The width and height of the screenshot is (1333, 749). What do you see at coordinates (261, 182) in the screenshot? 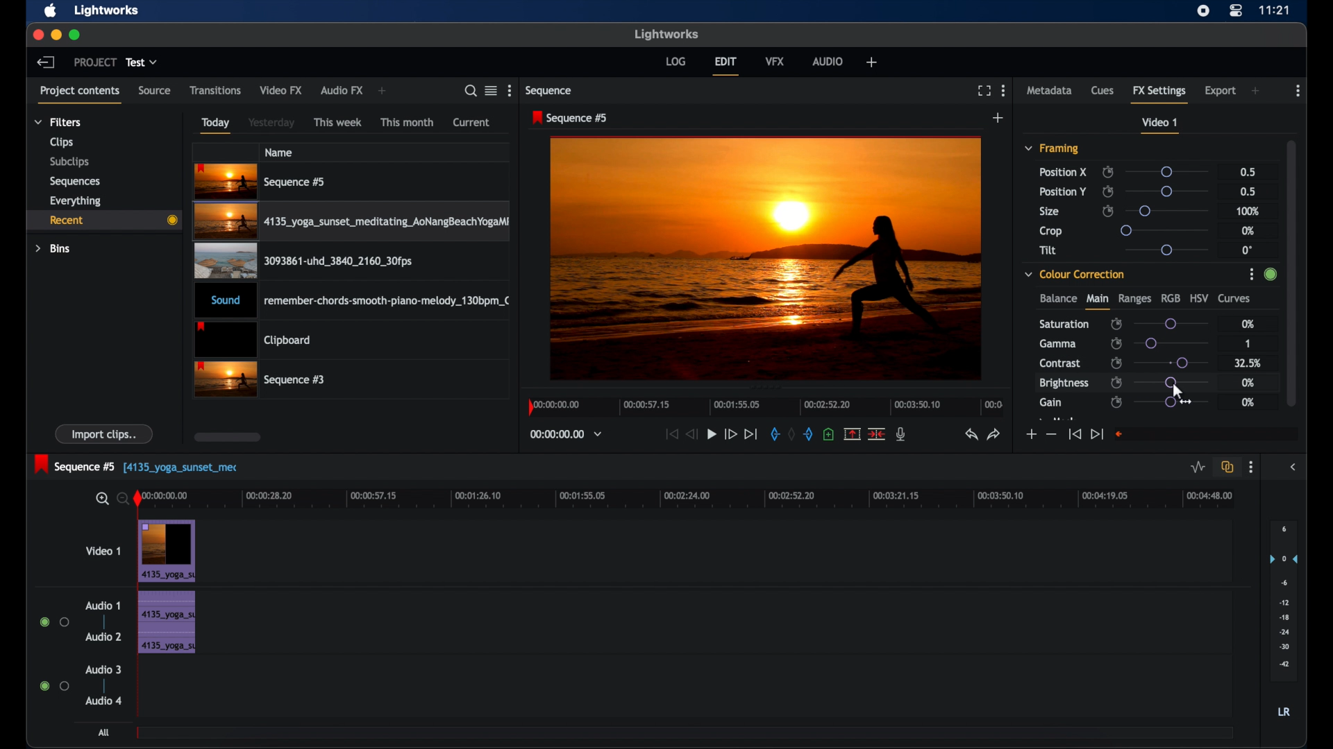
I see `videoclip` at bounding box center [261, 182].